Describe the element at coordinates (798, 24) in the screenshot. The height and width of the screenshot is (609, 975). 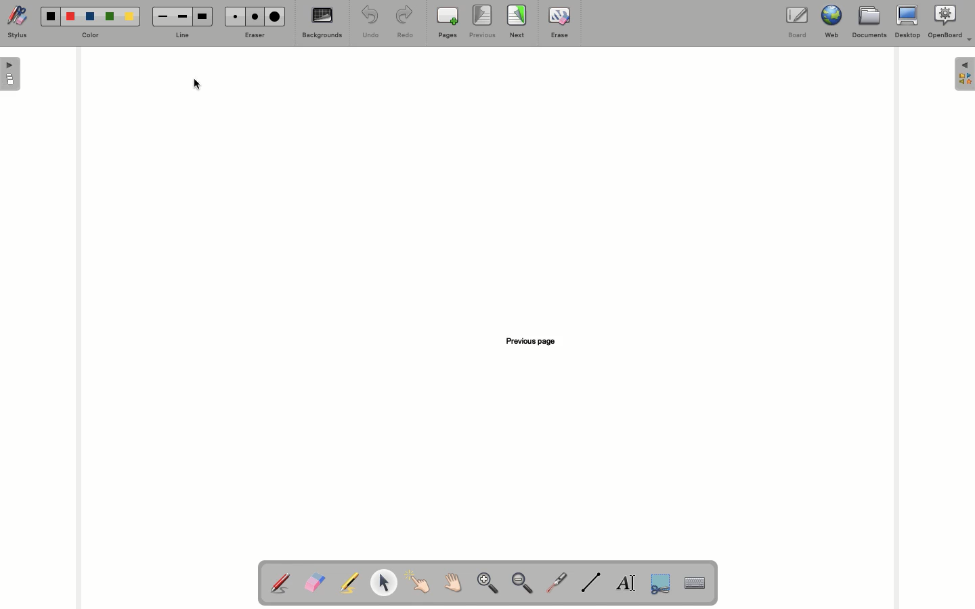
I see `Board` at that location.